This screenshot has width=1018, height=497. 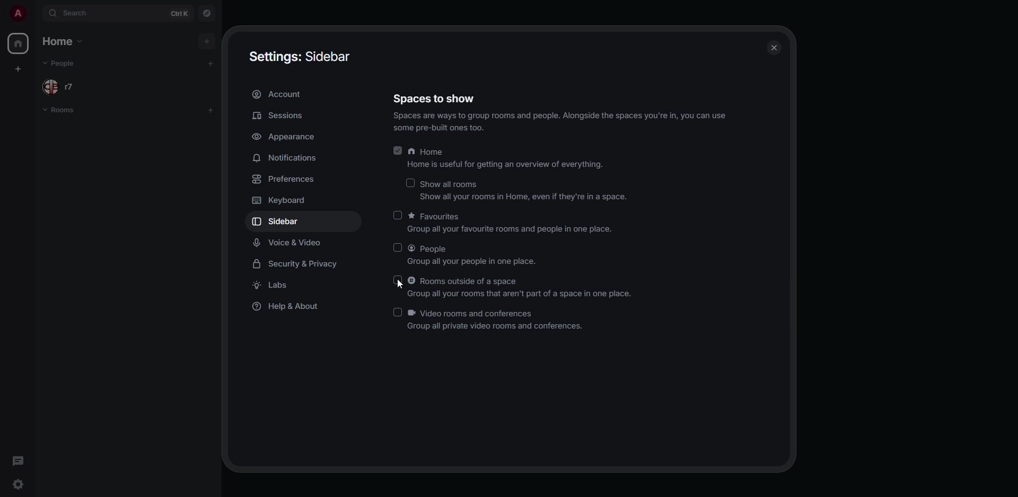 I want to click on appearance, so click(x=288, y=134).